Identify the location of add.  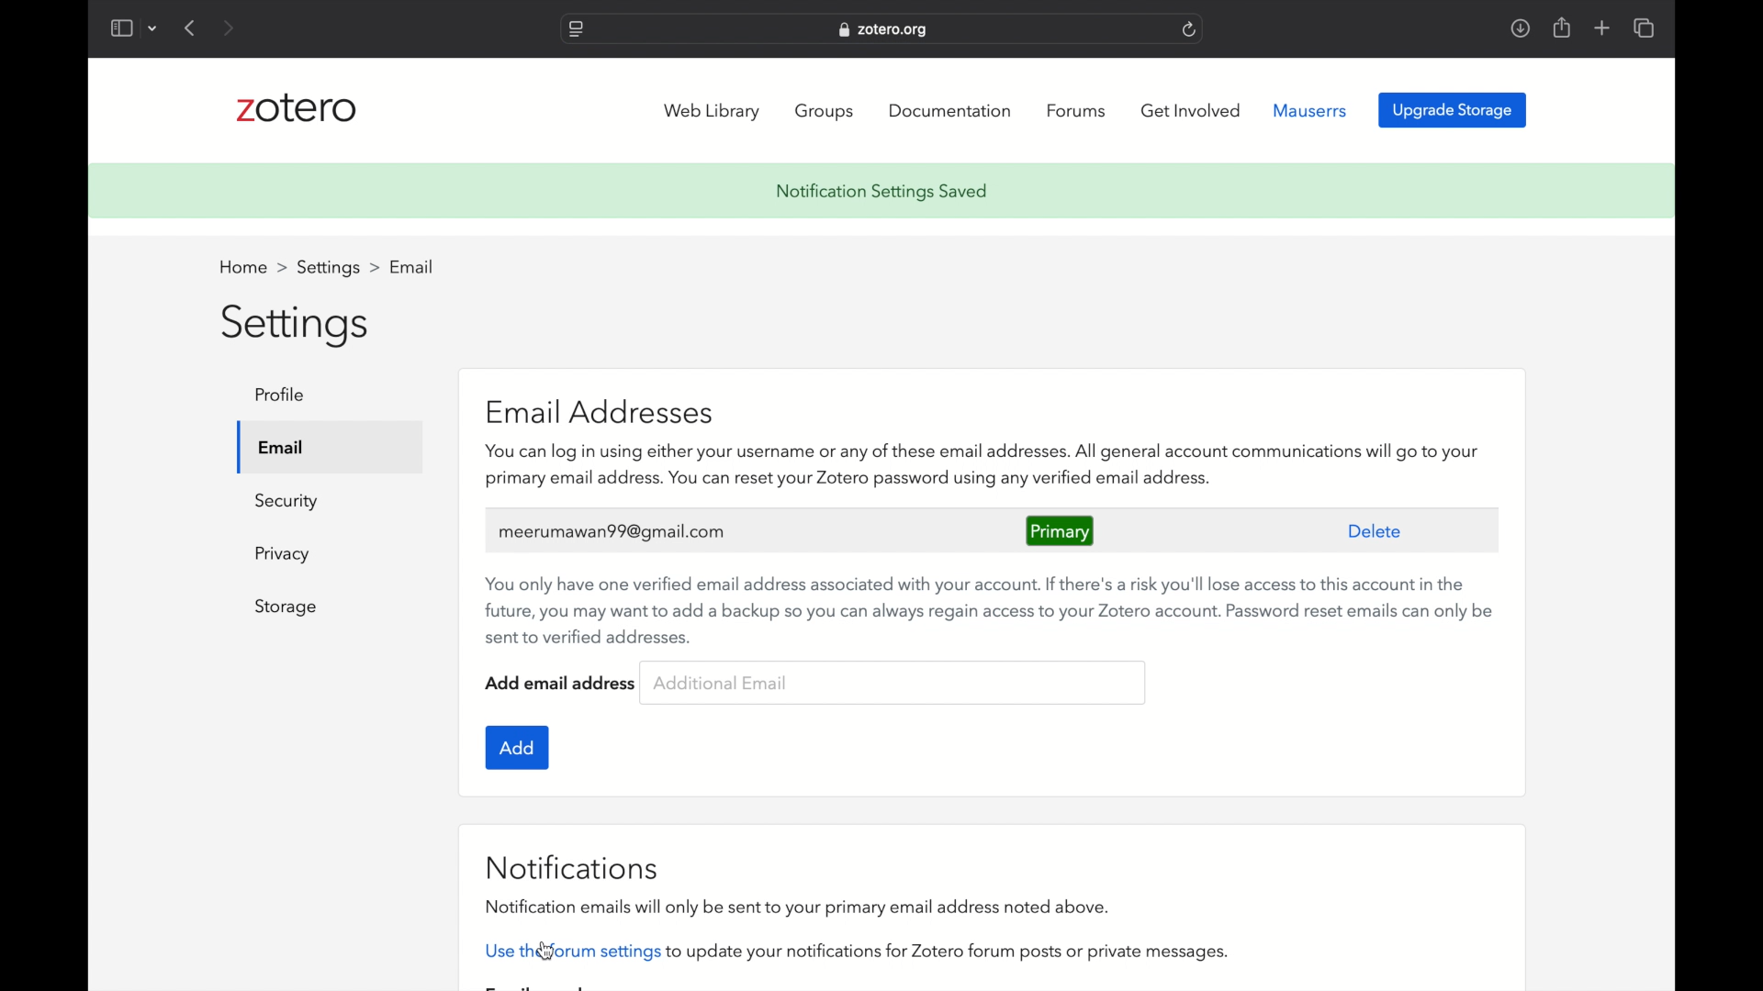
(514, 748).